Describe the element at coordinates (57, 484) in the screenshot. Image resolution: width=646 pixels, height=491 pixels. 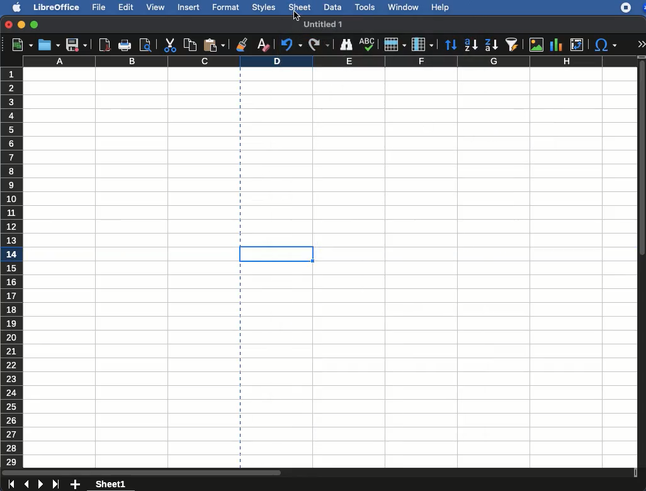
I see `last sheet` at that location.